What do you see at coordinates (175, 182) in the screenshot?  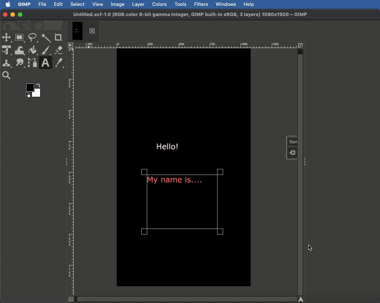 I see `My name is...` at bounding box center [175, 182].